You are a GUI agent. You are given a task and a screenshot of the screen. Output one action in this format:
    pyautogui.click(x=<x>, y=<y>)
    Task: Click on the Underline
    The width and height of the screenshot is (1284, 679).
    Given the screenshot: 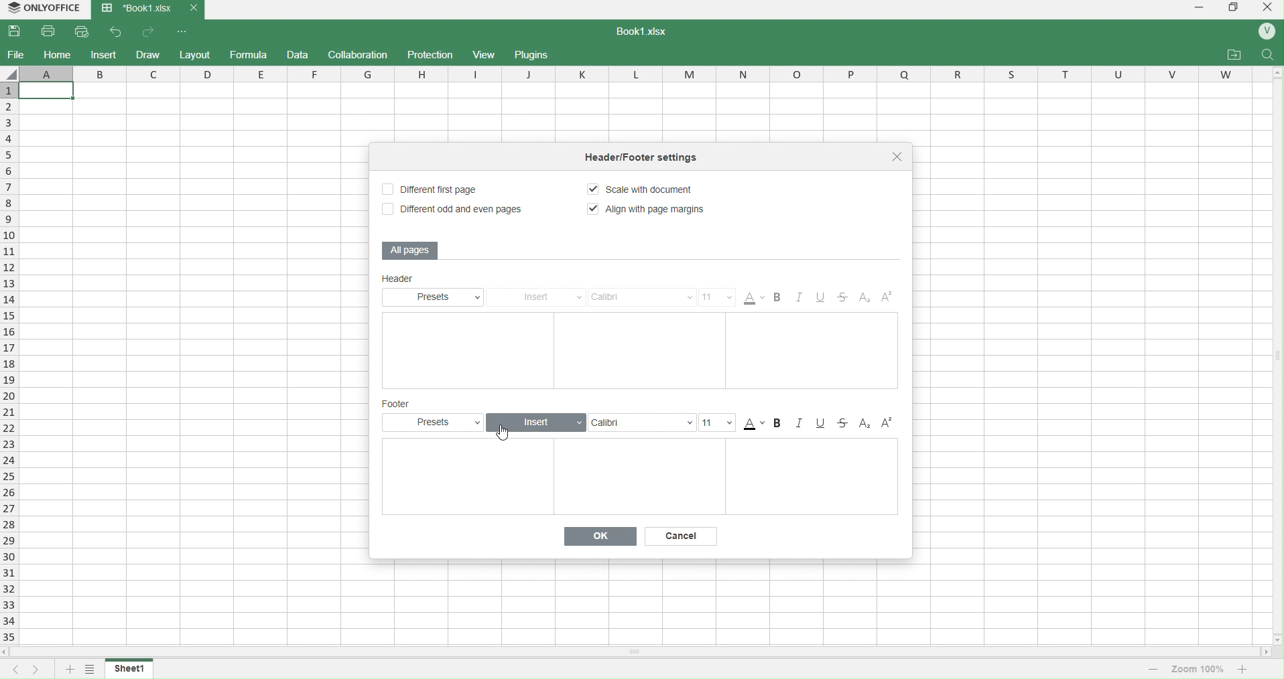 What is the action you would take?
    pyautogui.click(x=826, y=299)
    